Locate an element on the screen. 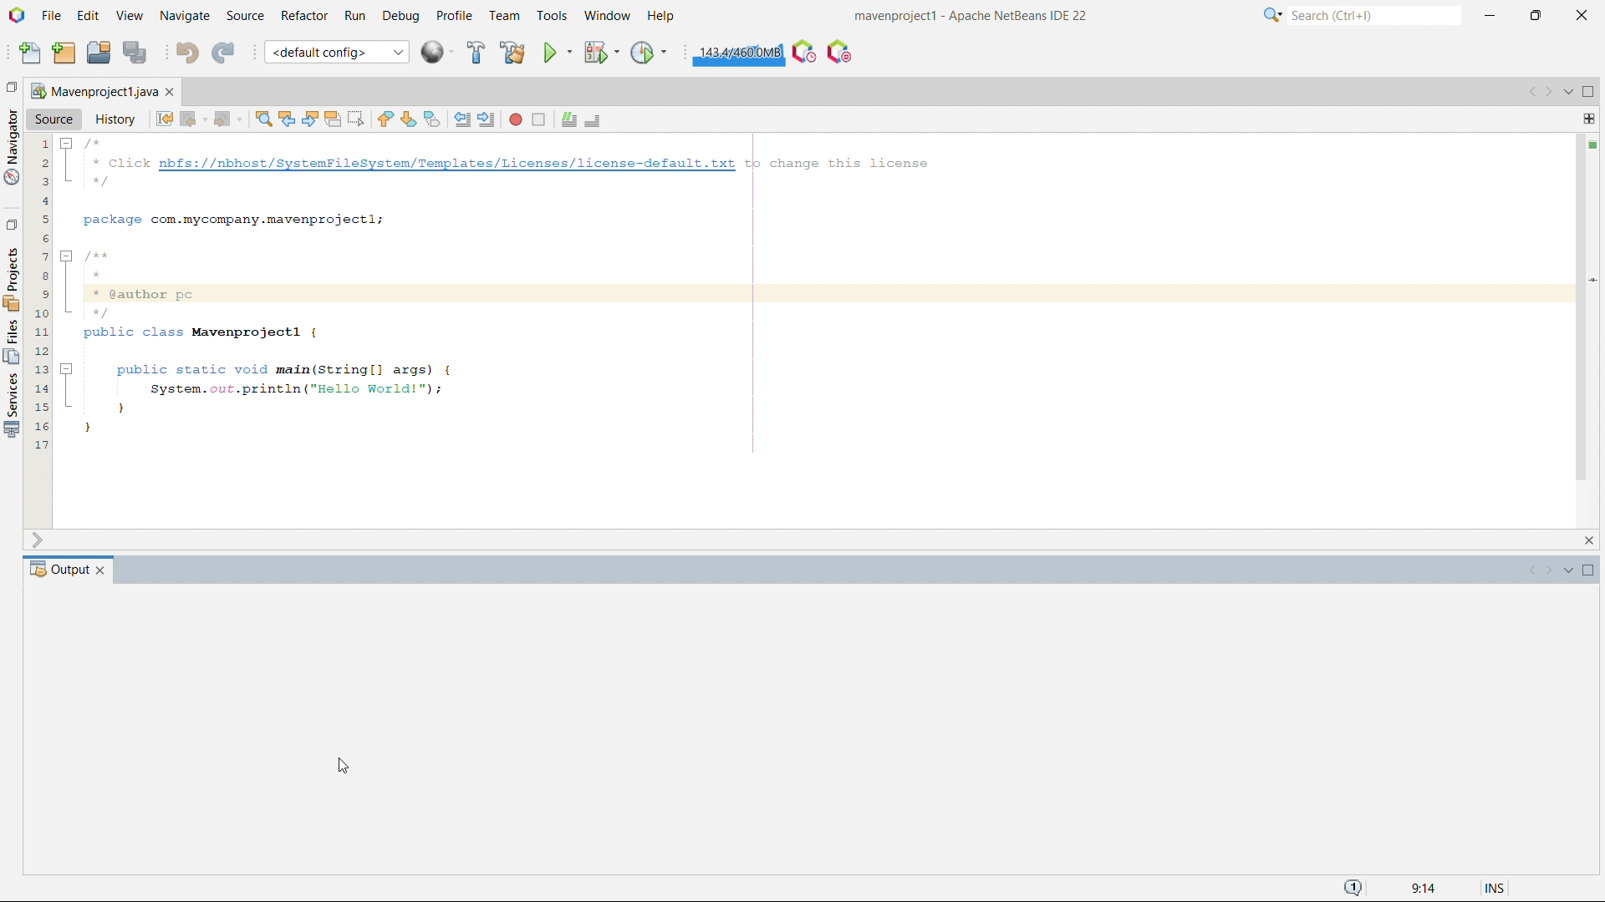 The width and height of the screenshot is (1605, 902). start macro recording  is located at coordinates (516, 122).